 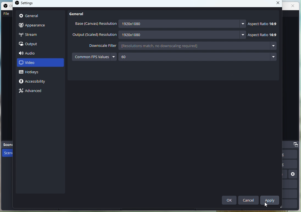 What do you see at coordinates (293, 175) in the screenshot?
I see `settings` at bounding box center [293, 175].